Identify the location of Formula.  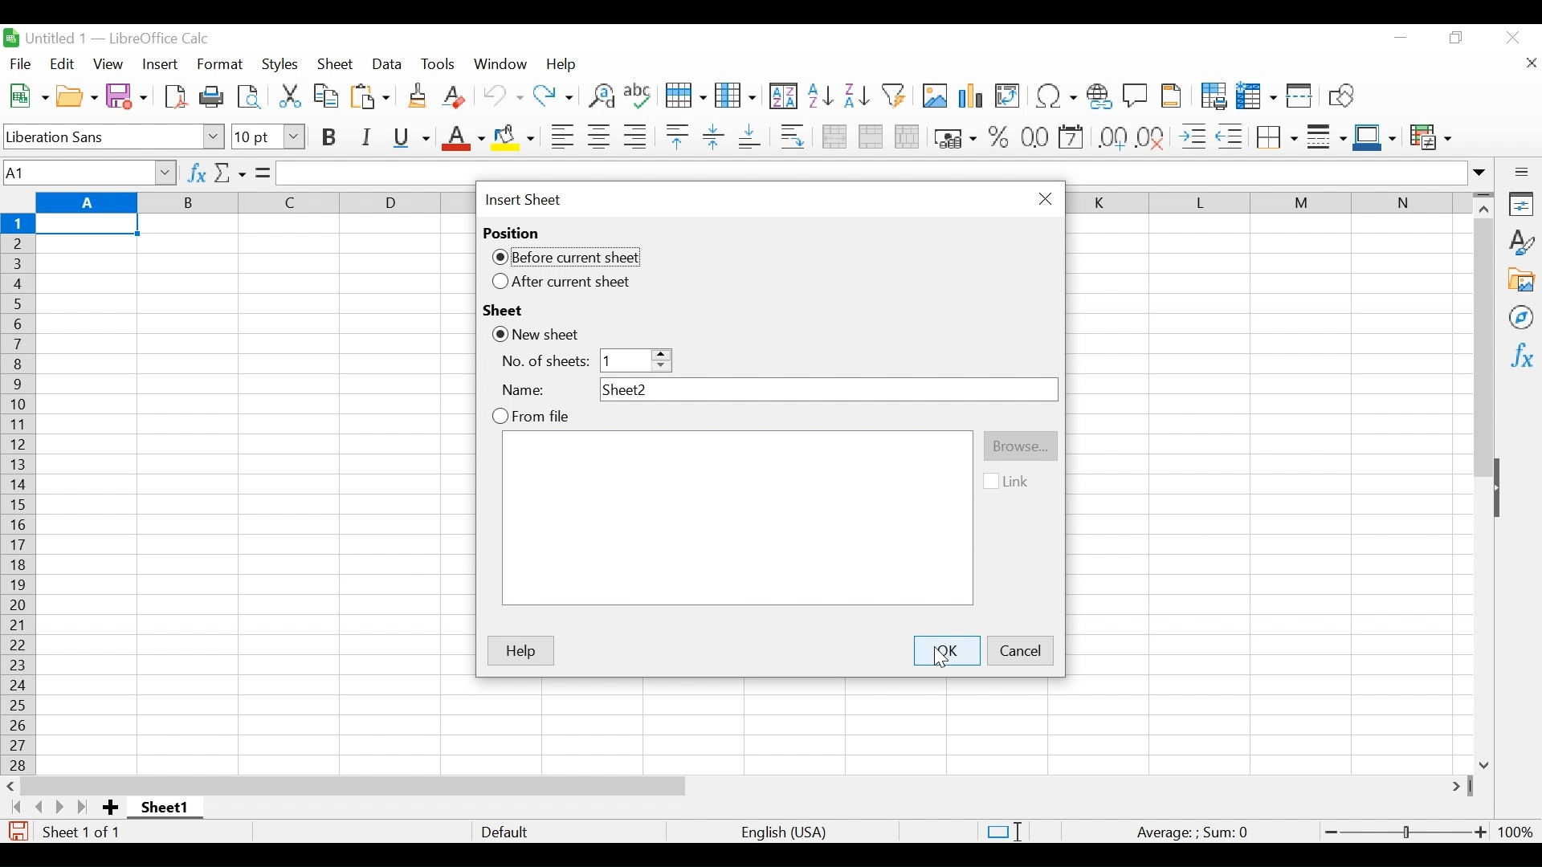
(263, 172).